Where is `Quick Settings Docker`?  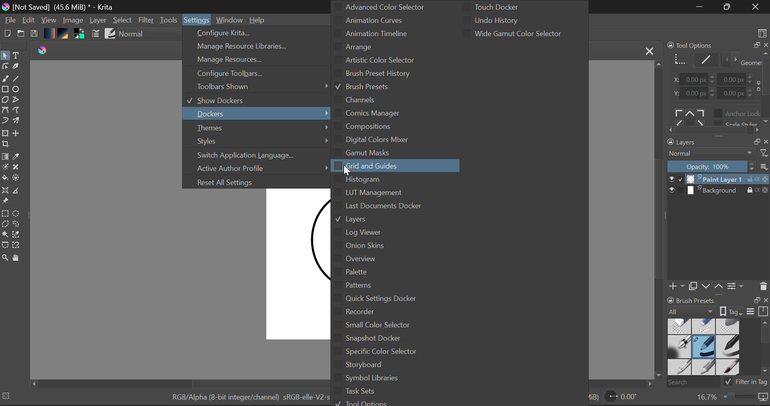
Quick Settings Docker is located at coordinates (389, 299).